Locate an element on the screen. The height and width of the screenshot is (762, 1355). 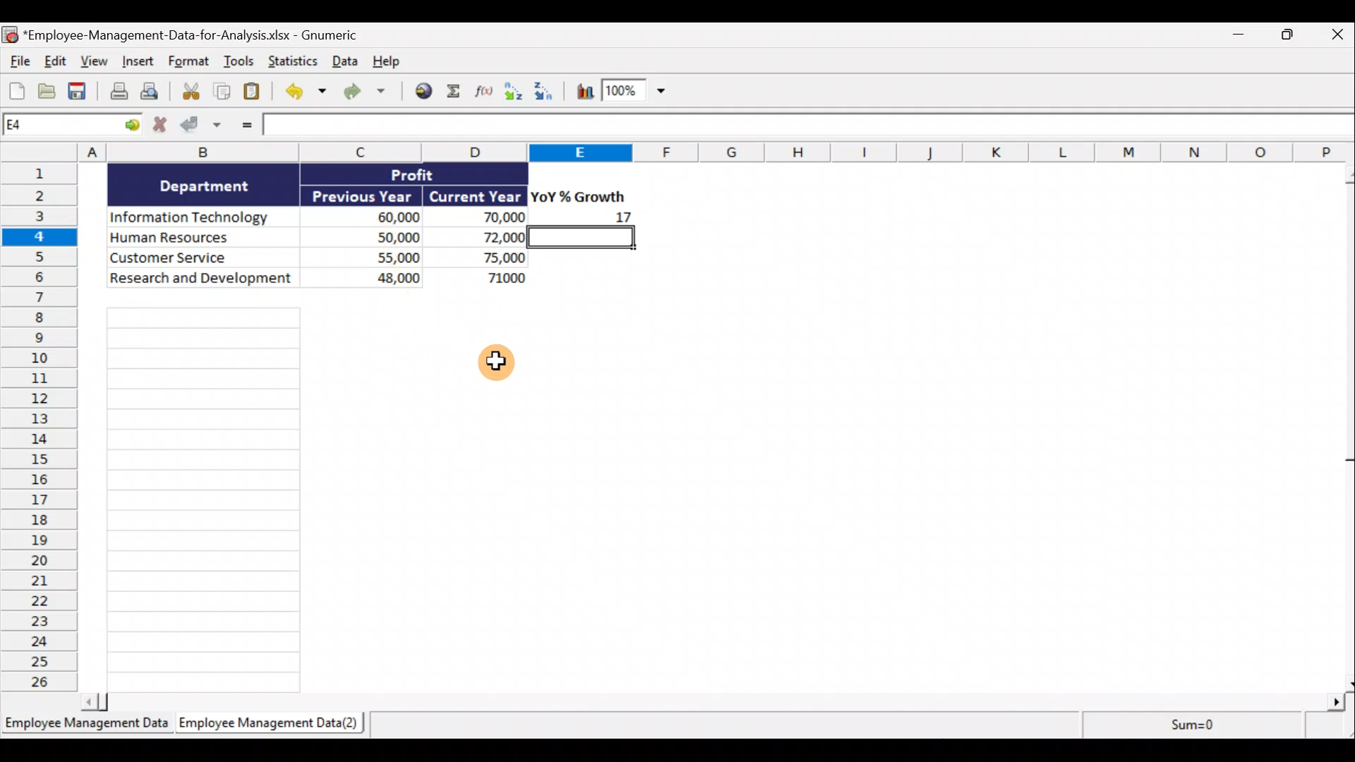
Cursor is located at coordinates (502, 358).